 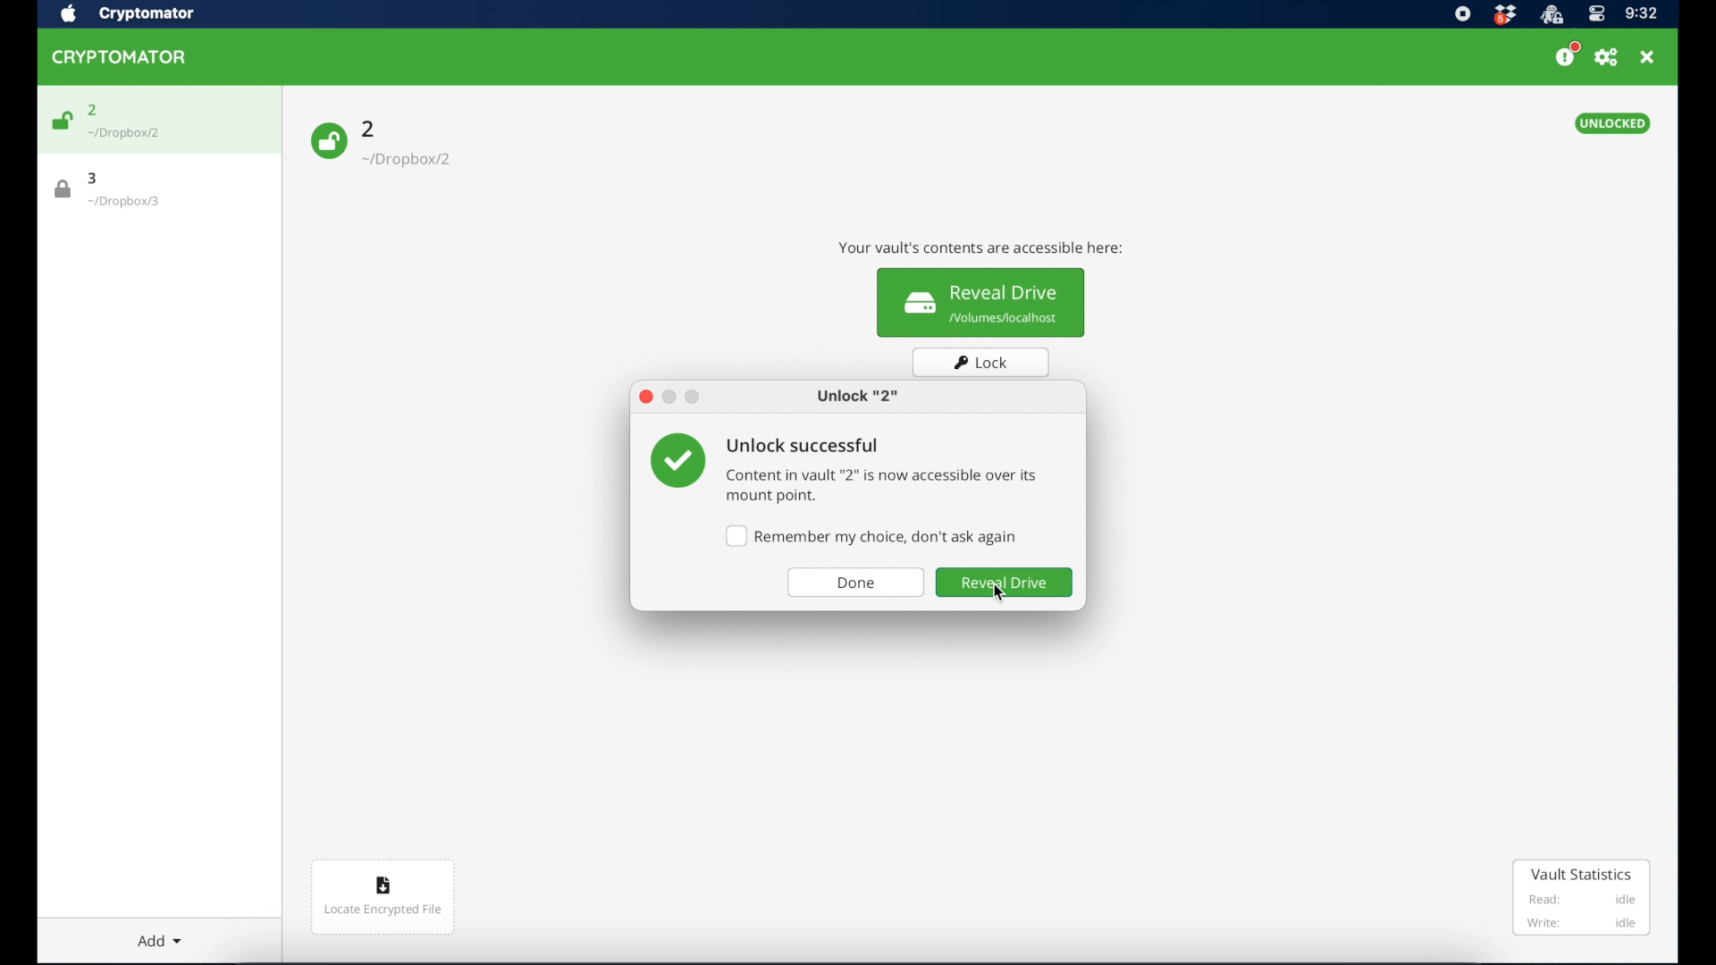 I want to click on cryptomator icon, so click(x=120, y=57).